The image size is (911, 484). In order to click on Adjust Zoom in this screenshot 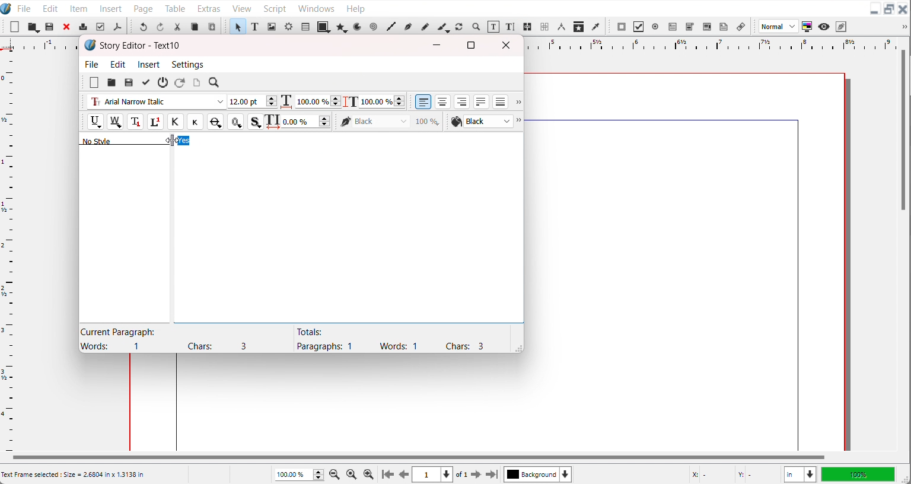, I will do `click(300, 475)`.